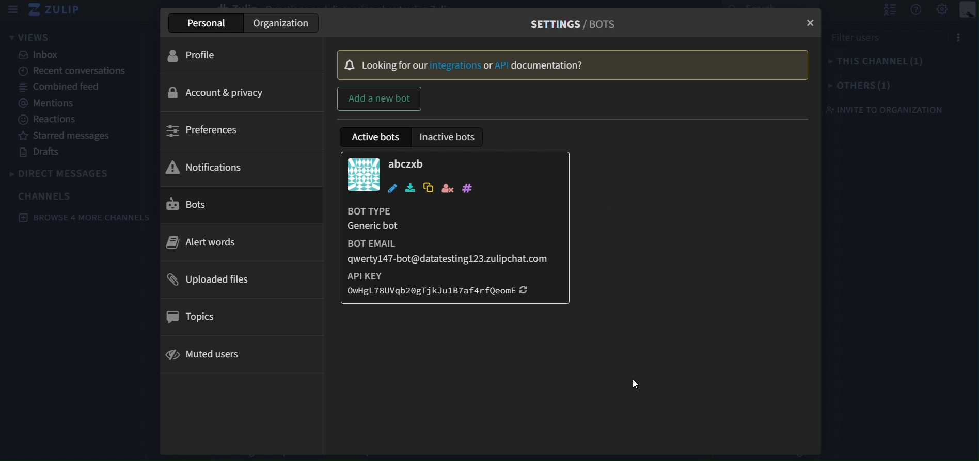 Image resolution: width=979 pixels, height=461 pixels. What do you see at coordinates (214, 278) in the screenshot?
I see `uploaded files` at bounding box center [214, 278].